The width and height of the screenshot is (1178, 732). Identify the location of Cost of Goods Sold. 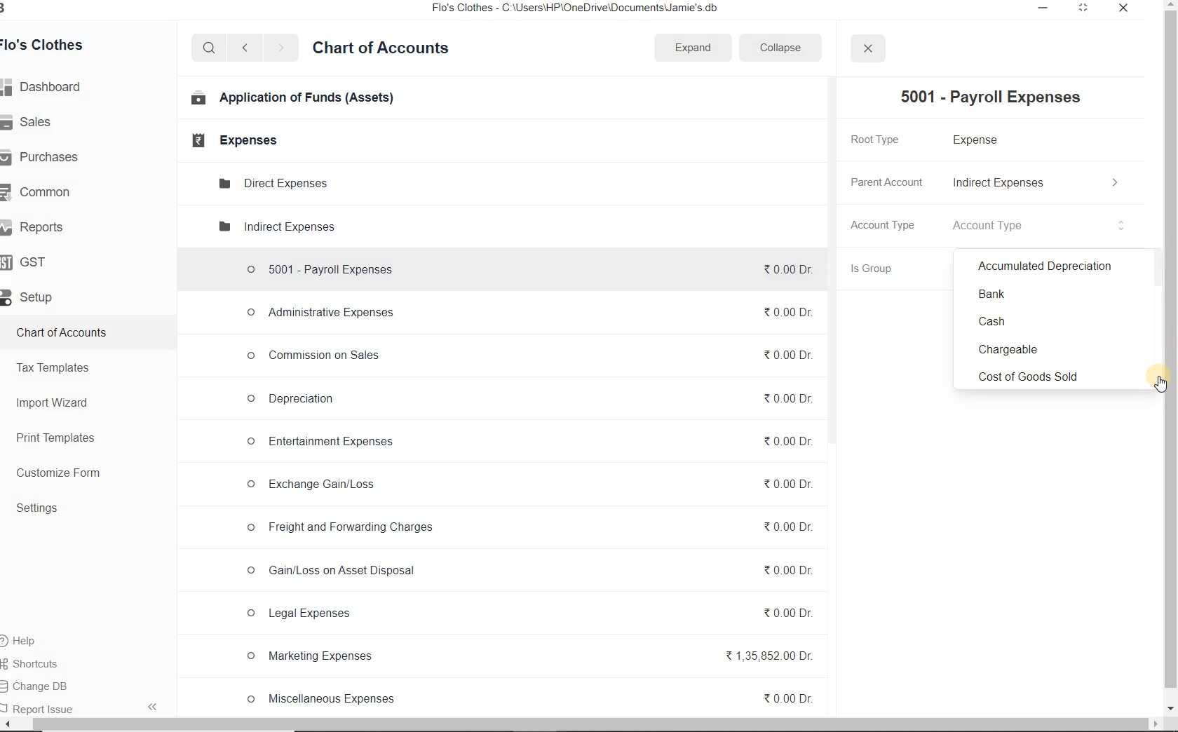
(1044, 374).